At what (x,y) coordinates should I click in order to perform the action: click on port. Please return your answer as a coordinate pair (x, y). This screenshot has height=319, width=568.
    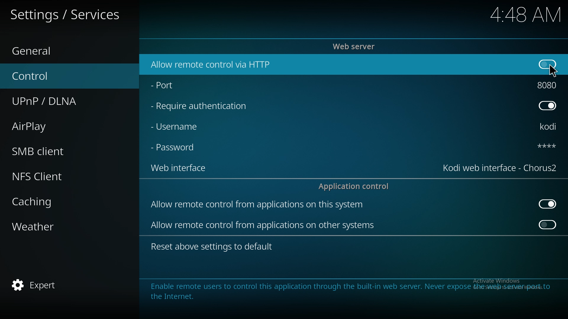
    Looking at the image, I should click on (550, 85).